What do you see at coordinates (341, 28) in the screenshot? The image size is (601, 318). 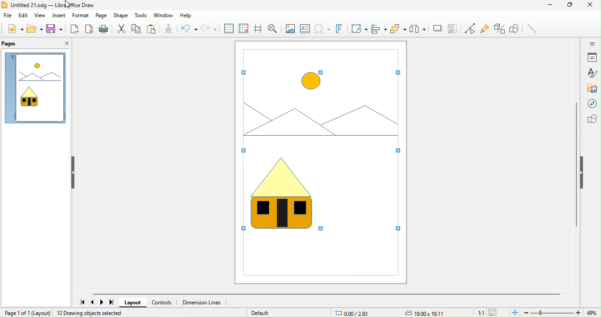 I see `fontwork text` at bounding box center [341, 28].